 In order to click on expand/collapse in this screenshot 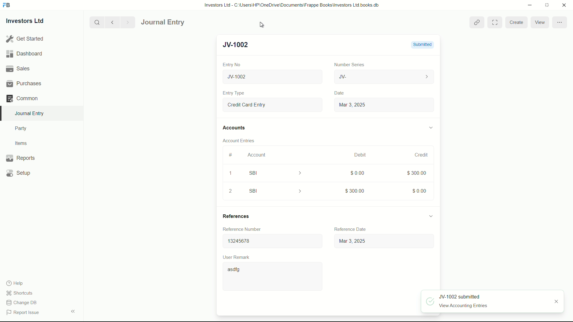, I will do `click(73, 311)`.